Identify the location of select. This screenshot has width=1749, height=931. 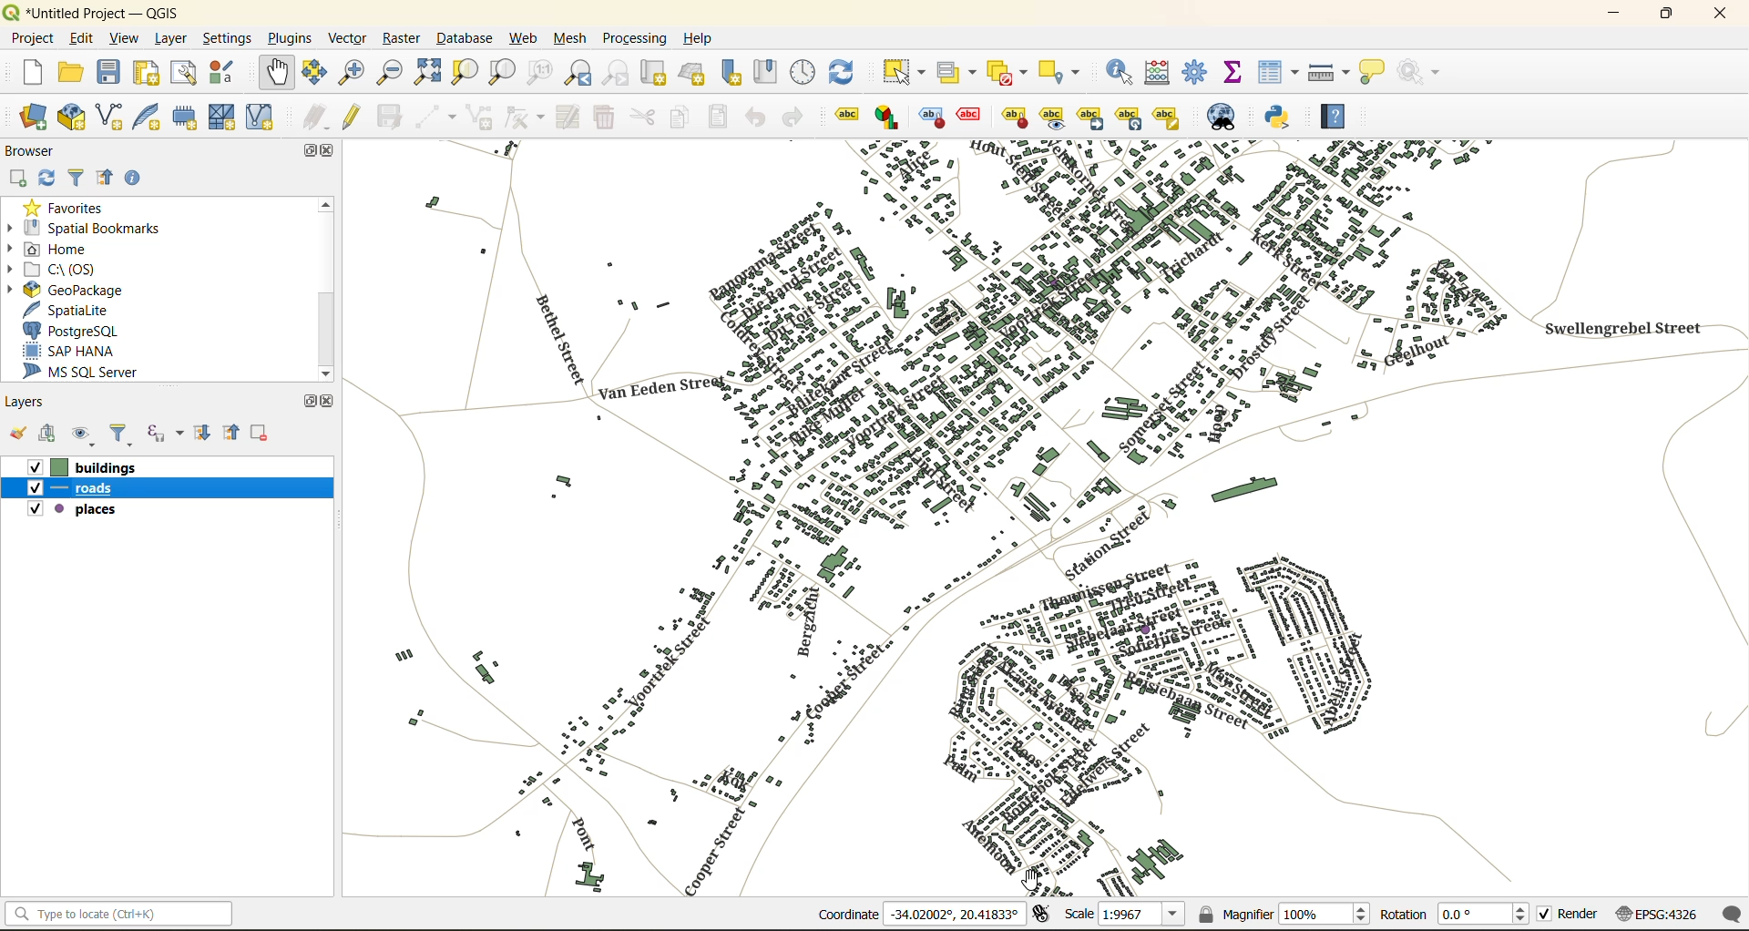
(906, 72).